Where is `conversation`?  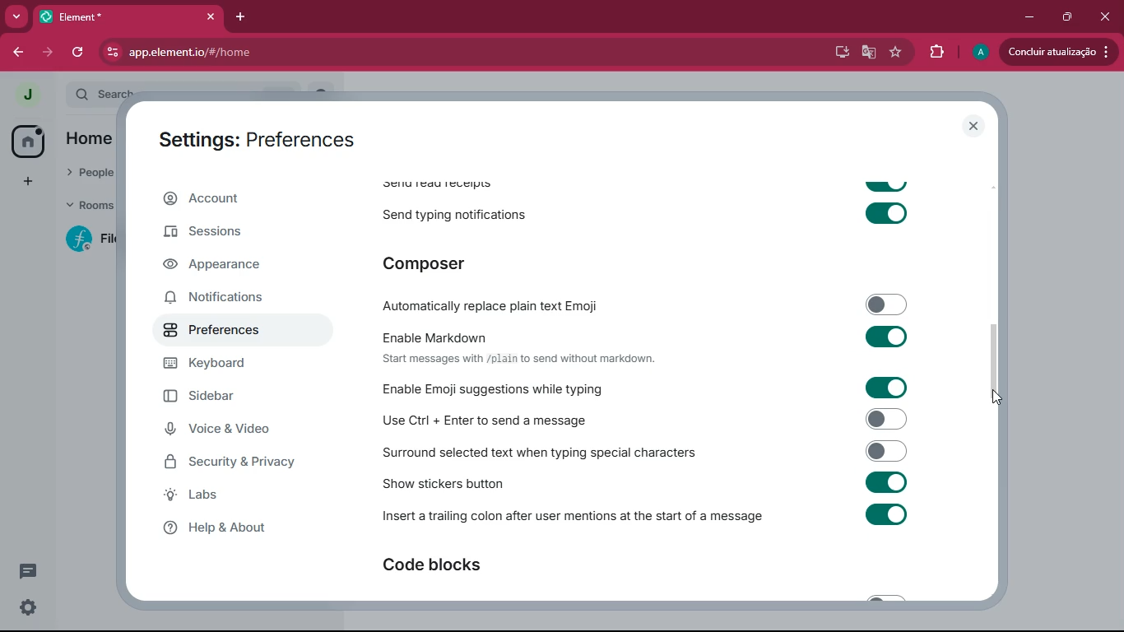
conversation is located at coordinates (31, 570).